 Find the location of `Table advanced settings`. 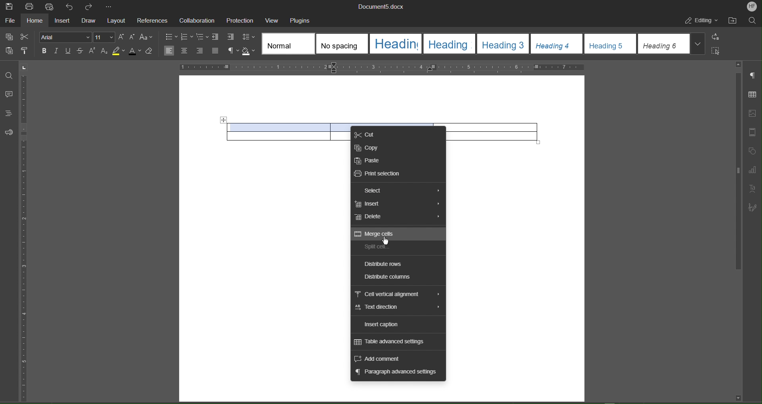

Table advanced settings is located at coordinates (395, 343).